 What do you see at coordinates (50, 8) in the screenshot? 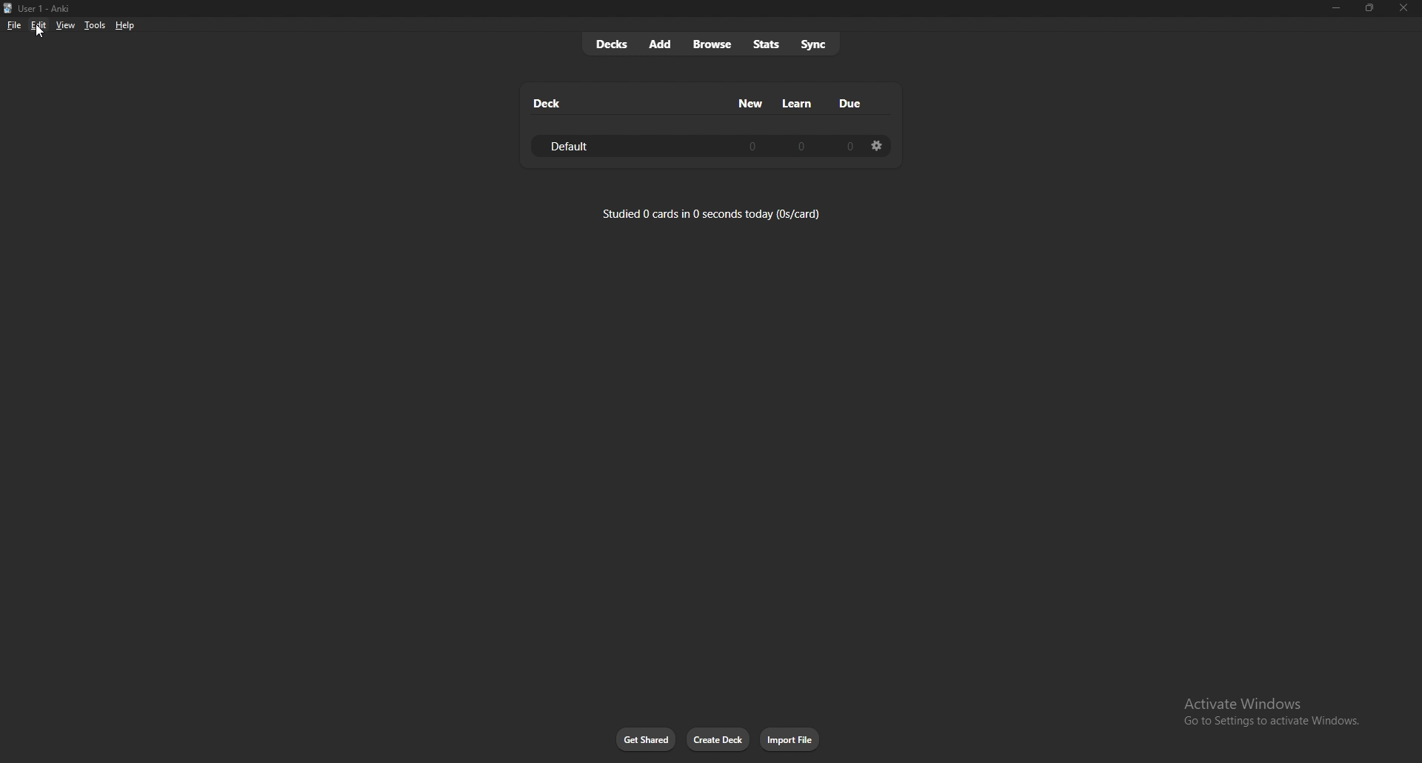
I see `User 1 - Anki` at bounding box center [50, 8].